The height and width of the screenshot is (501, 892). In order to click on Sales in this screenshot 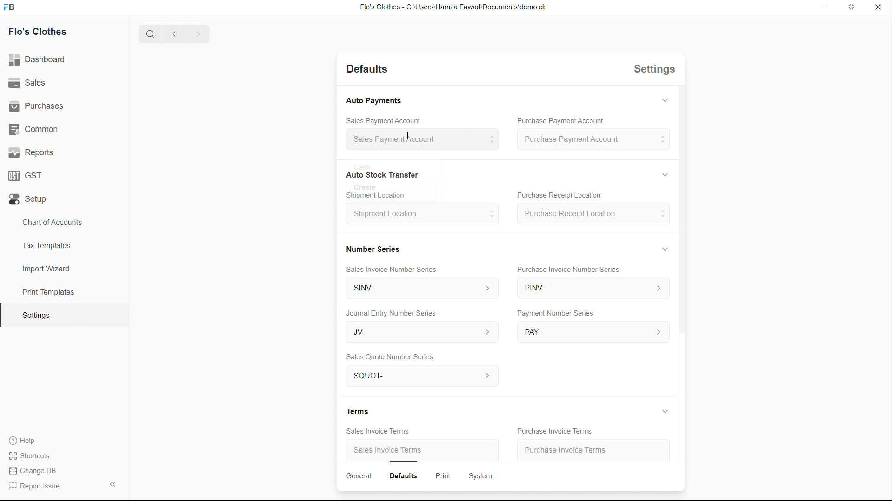, I will do `click(29, 83)`.